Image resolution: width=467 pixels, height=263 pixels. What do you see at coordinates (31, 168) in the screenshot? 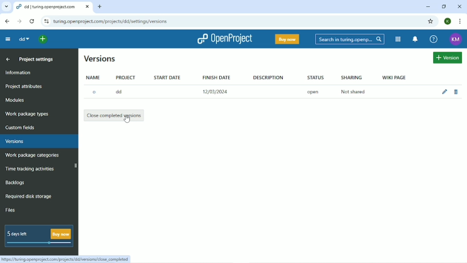
I see `Time tracking activities` at bounding box center [31, 168].